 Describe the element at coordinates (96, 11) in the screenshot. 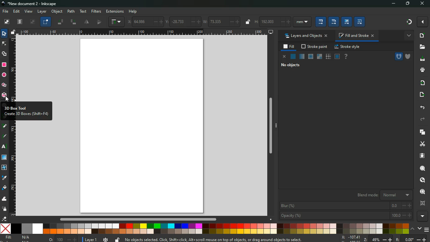

I see `filters` at that location.